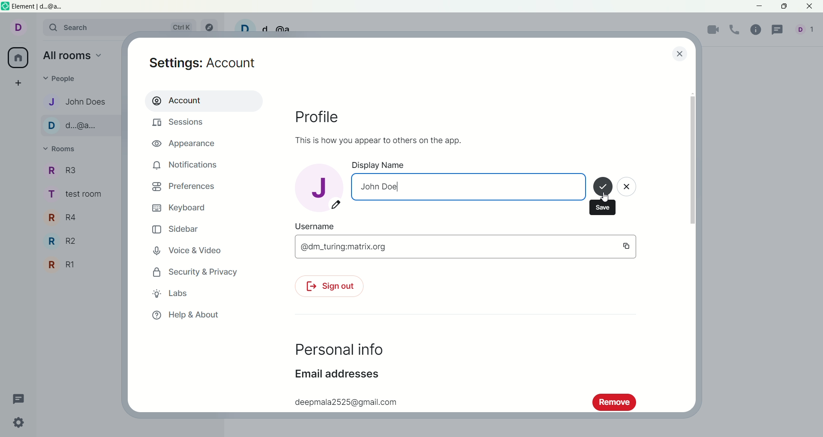 The width and height of the screenshot is (823, 437). Describe the element at coordinates (171, 293) in the screenshot. I see `labs` at that location.